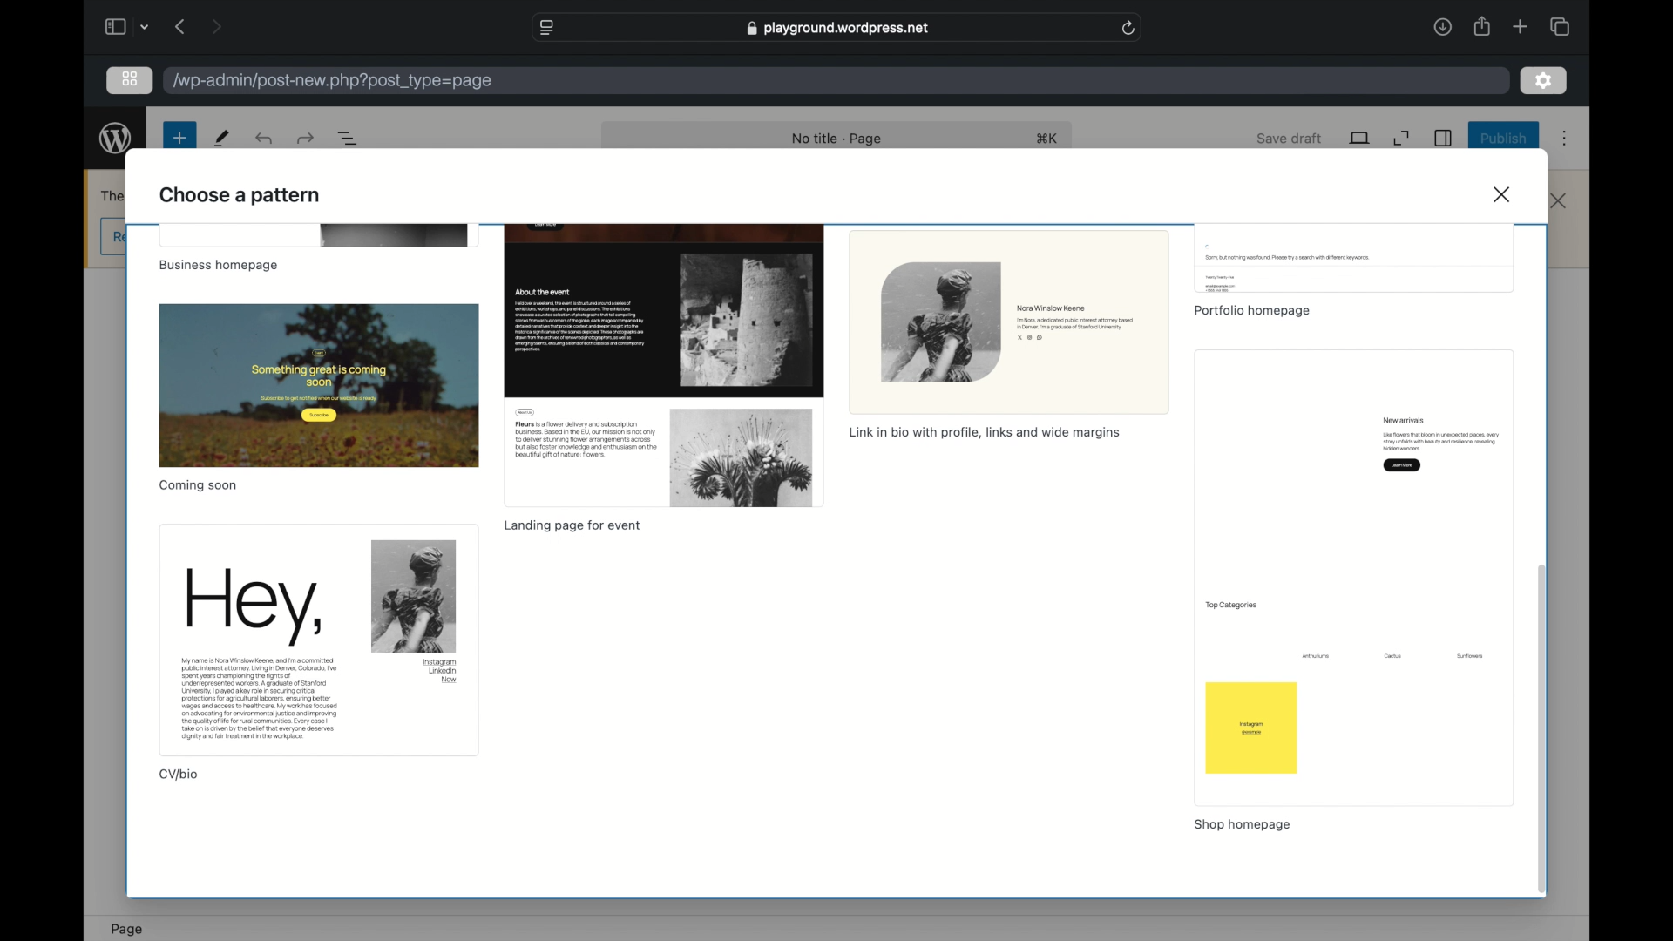 The width and height of the screenshot is (1673, 941). I want to click on obscure button, so click(111, 236).